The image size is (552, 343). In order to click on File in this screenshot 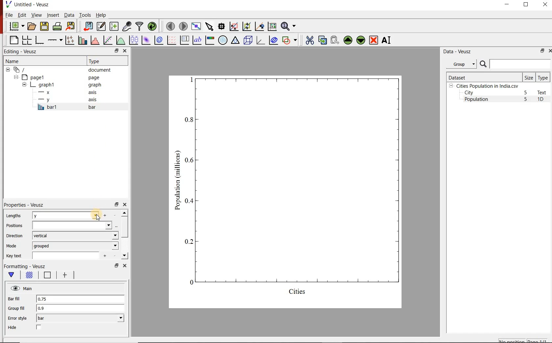, I will do `click(9, 15)`.